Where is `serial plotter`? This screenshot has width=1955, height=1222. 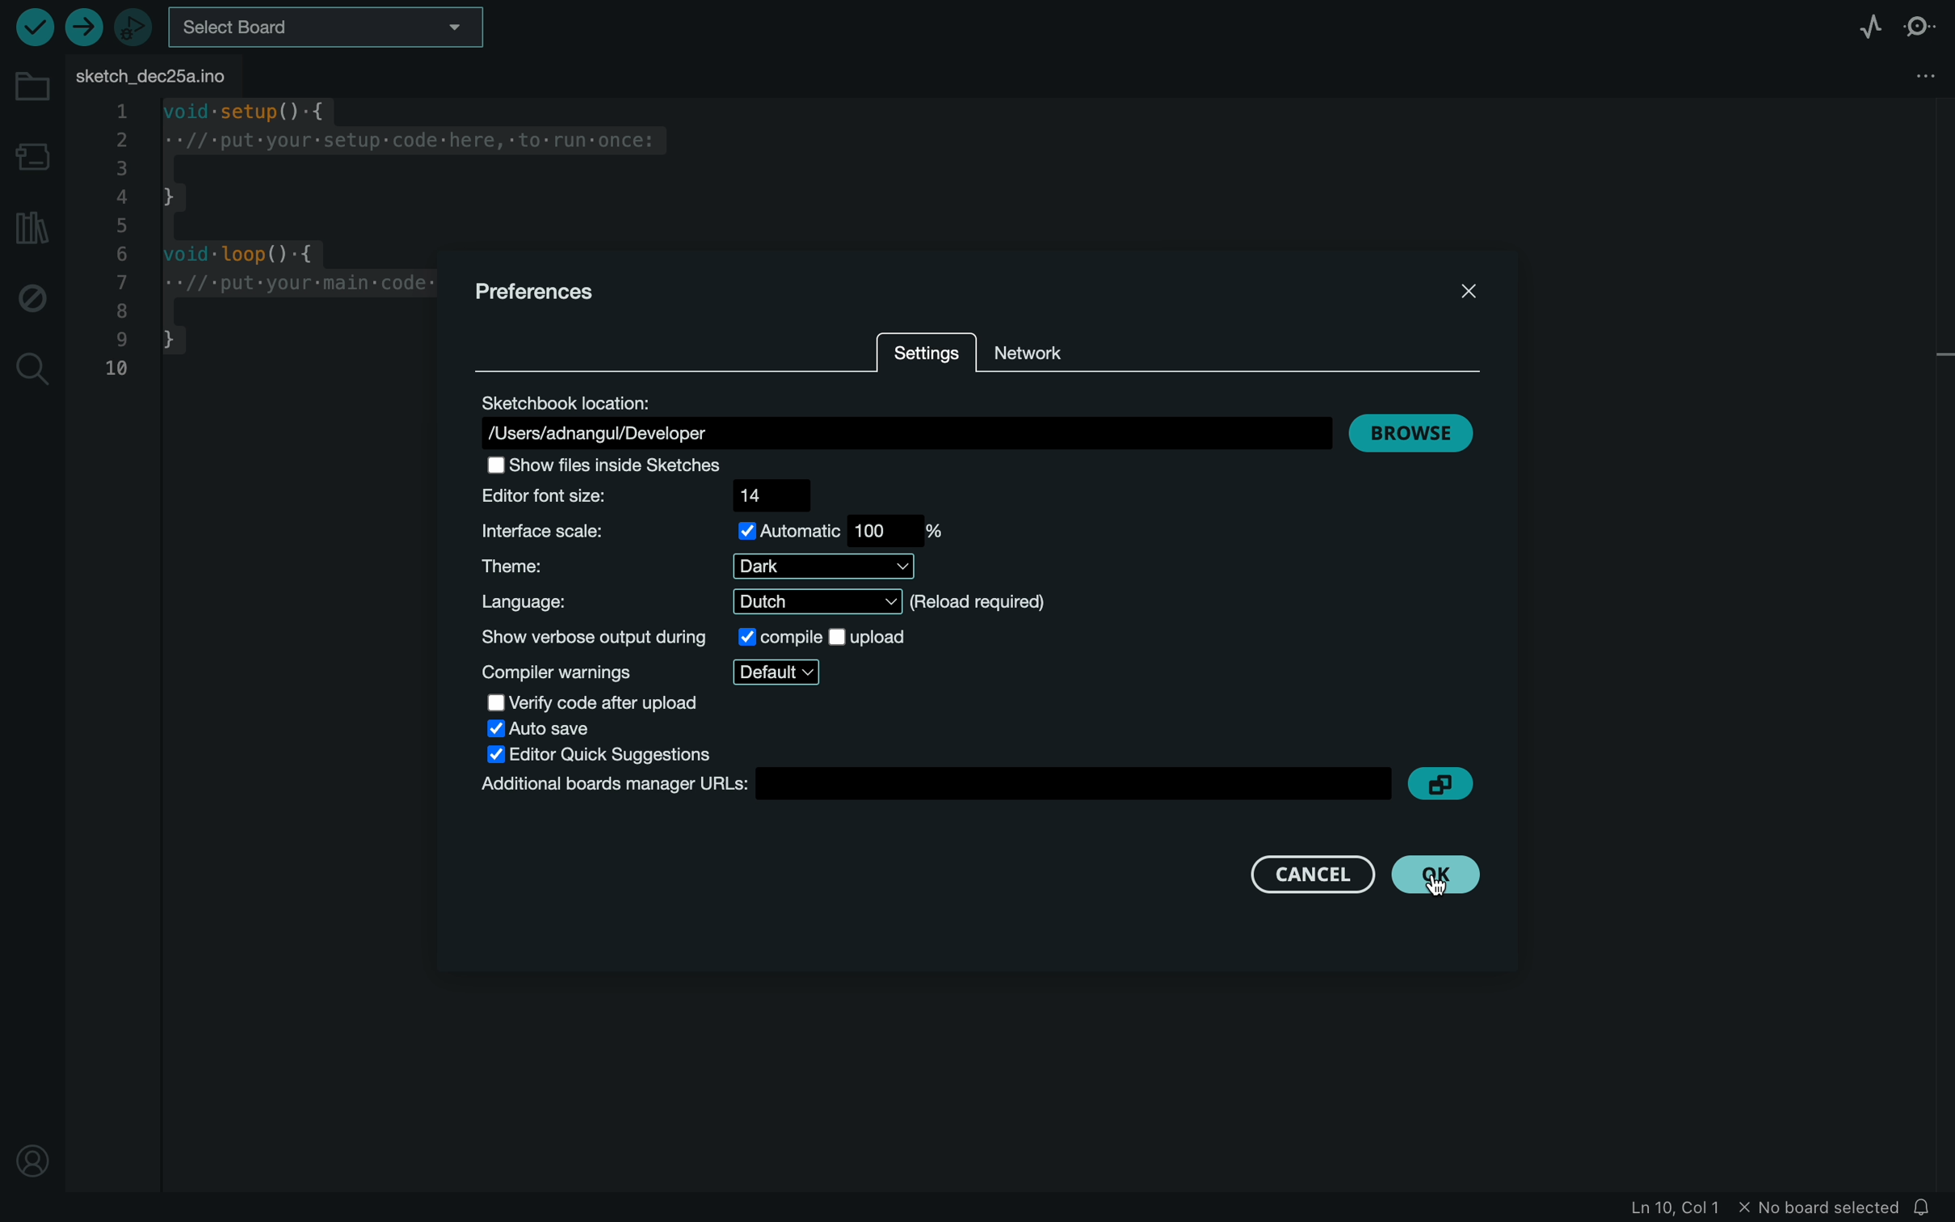 serial plotter is located at coordinates (1856, 28).